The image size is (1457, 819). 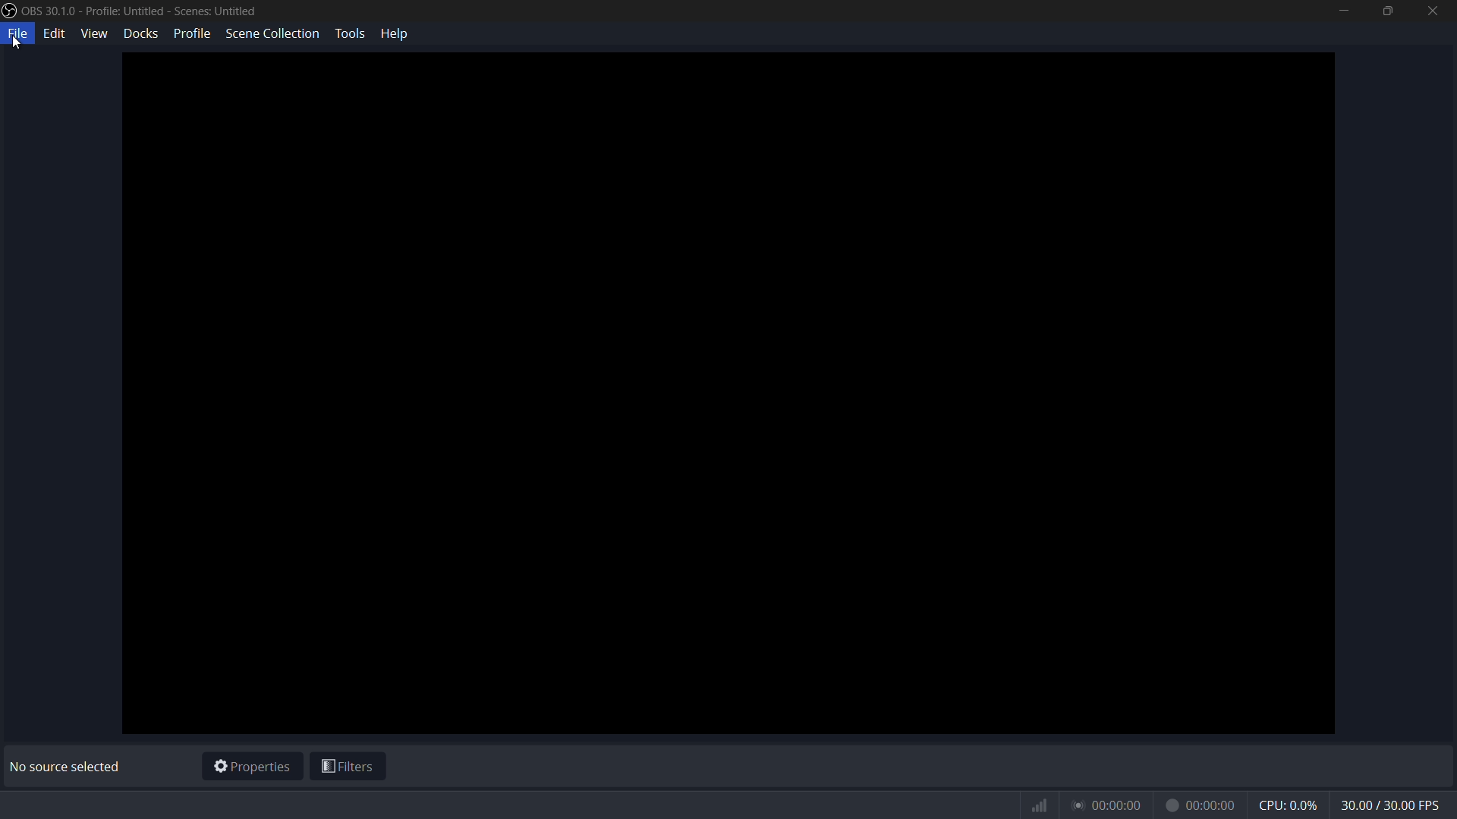 I want to click on docks menu, so click(x=142, y=33).